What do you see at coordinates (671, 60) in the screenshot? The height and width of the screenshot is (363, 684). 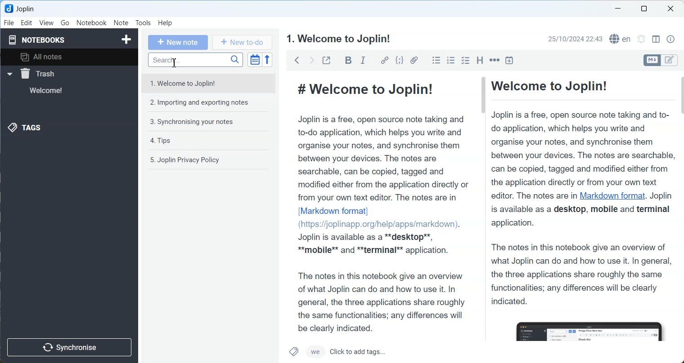 I see `Toggle Editors` at bounding box center [671, 60].